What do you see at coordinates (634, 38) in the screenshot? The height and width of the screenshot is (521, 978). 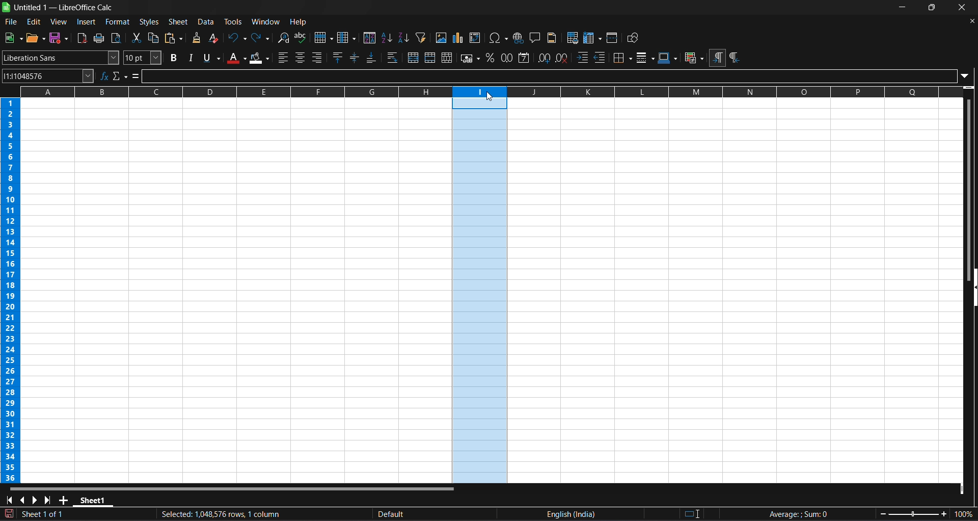 I see `show draw functions` at bounding box center [634, 38].